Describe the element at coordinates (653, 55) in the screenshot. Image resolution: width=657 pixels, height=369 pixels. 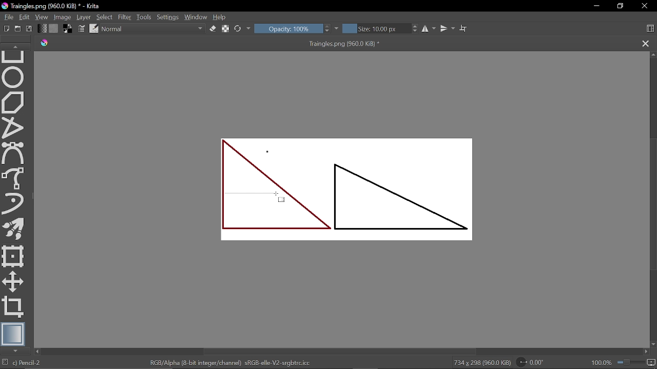
I see `Move up` at that location.